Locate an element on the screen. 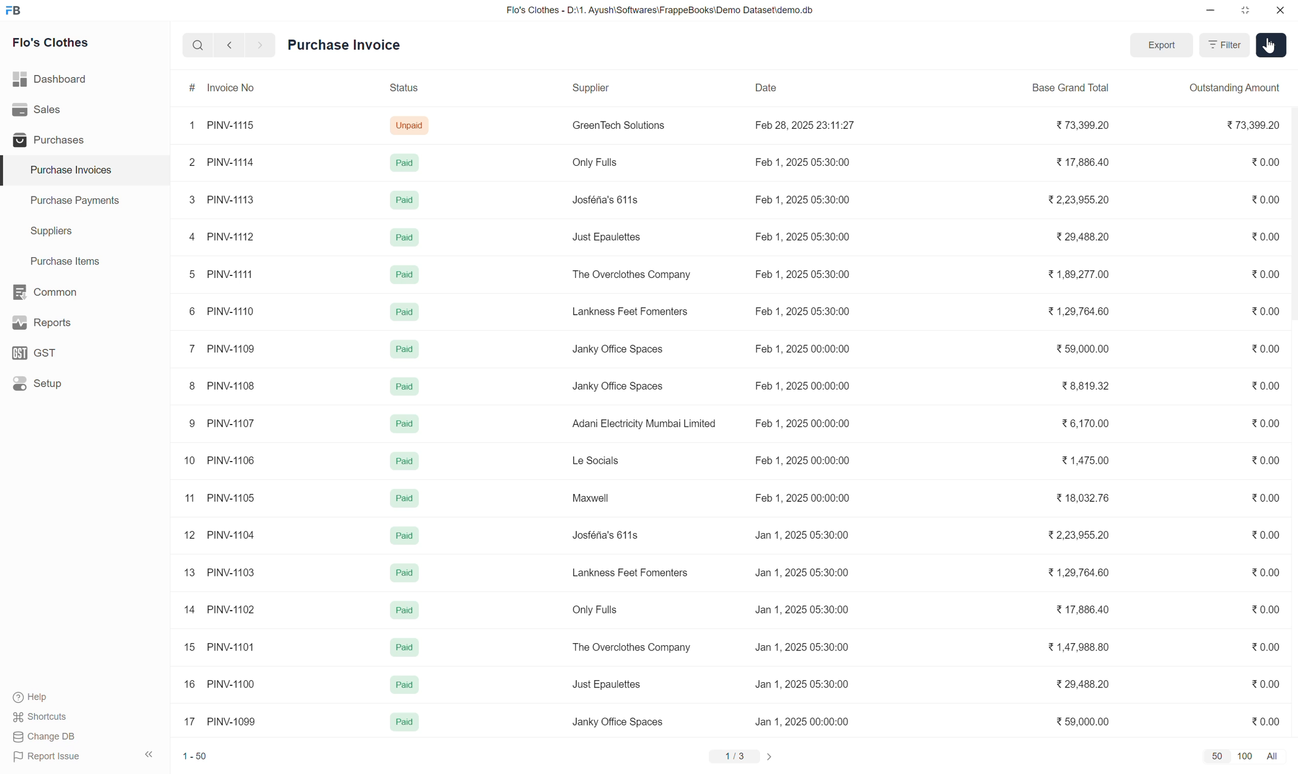 The image size is (1298, 774). Report Issue is located at coordinates (43, 759).